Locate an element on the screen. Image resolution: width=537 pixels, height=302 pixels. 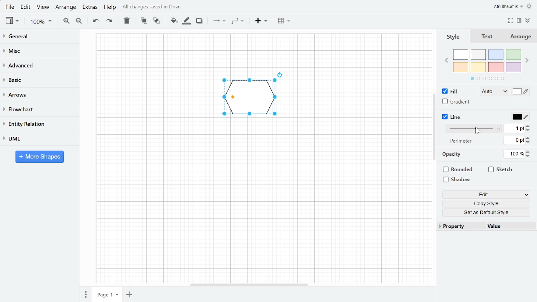
Shadow is located at coordinates (456, 180).